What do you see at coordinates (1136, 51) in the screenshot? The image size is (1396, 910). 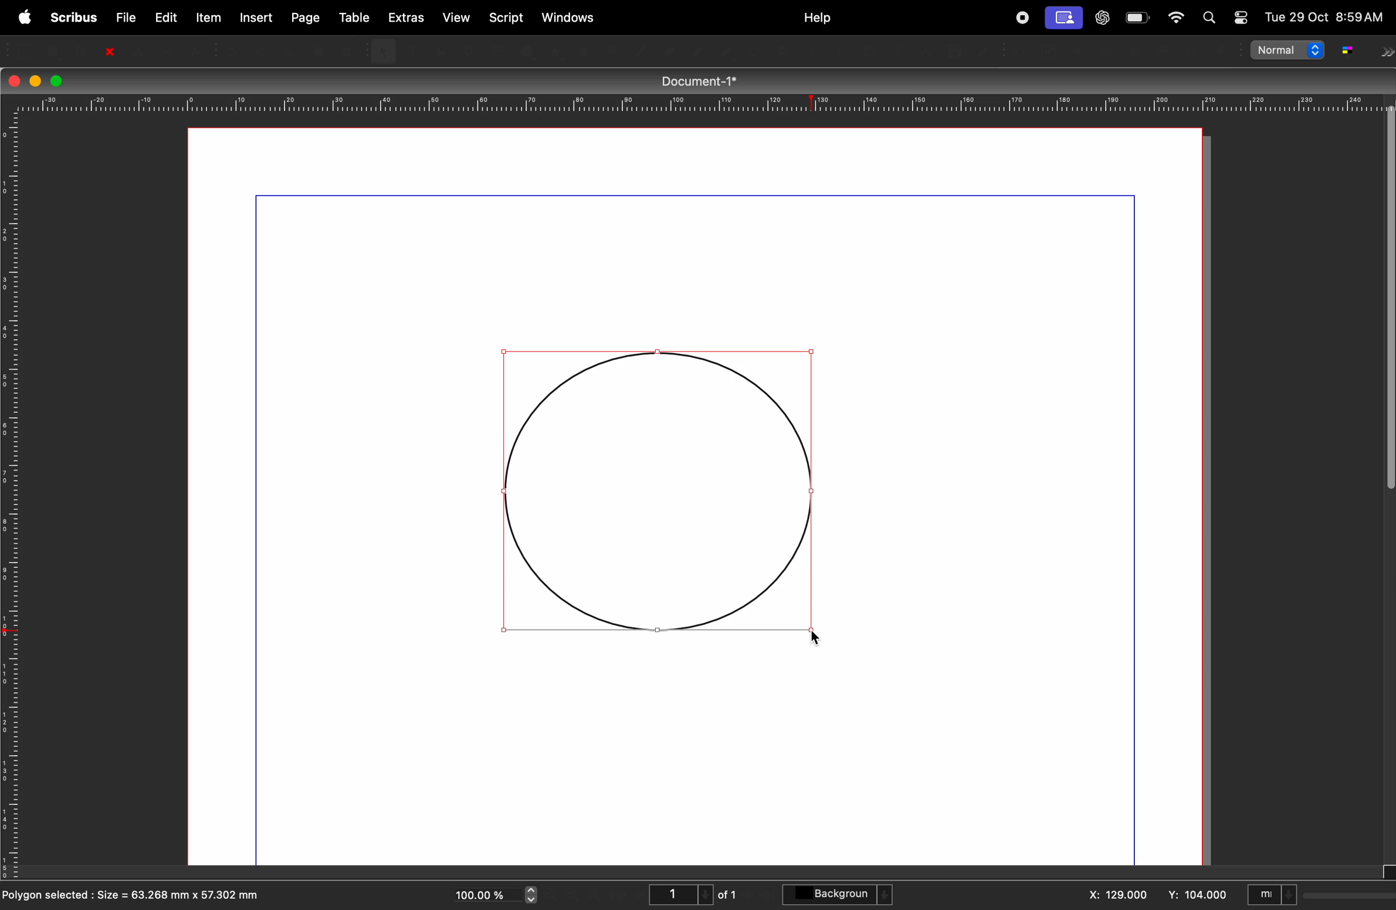 I see `PDF combo box` at bounding box center [1136, 51].